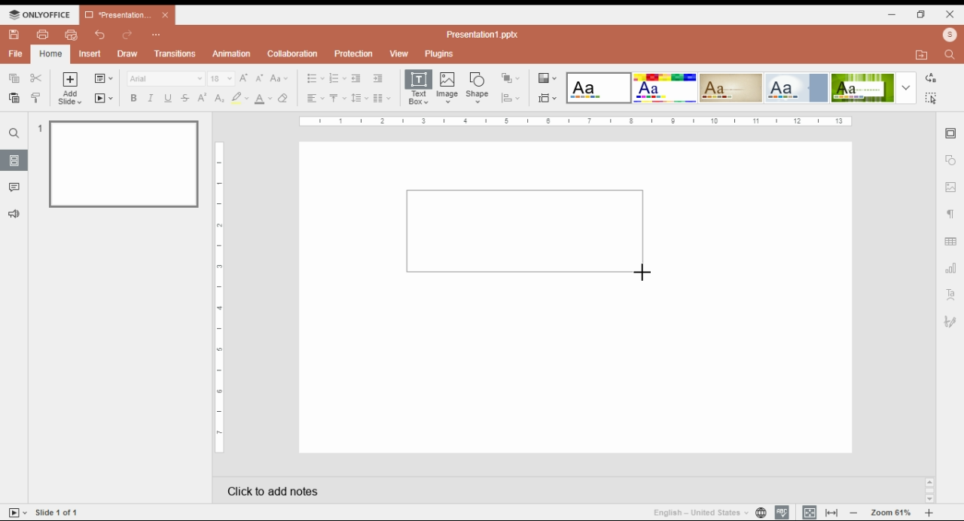 The height and width of the screenshot is (521, 964). What do you see at coordinates (293, 55) in the screenshot?
I see `collaboration` at bounding box center [293, 55].